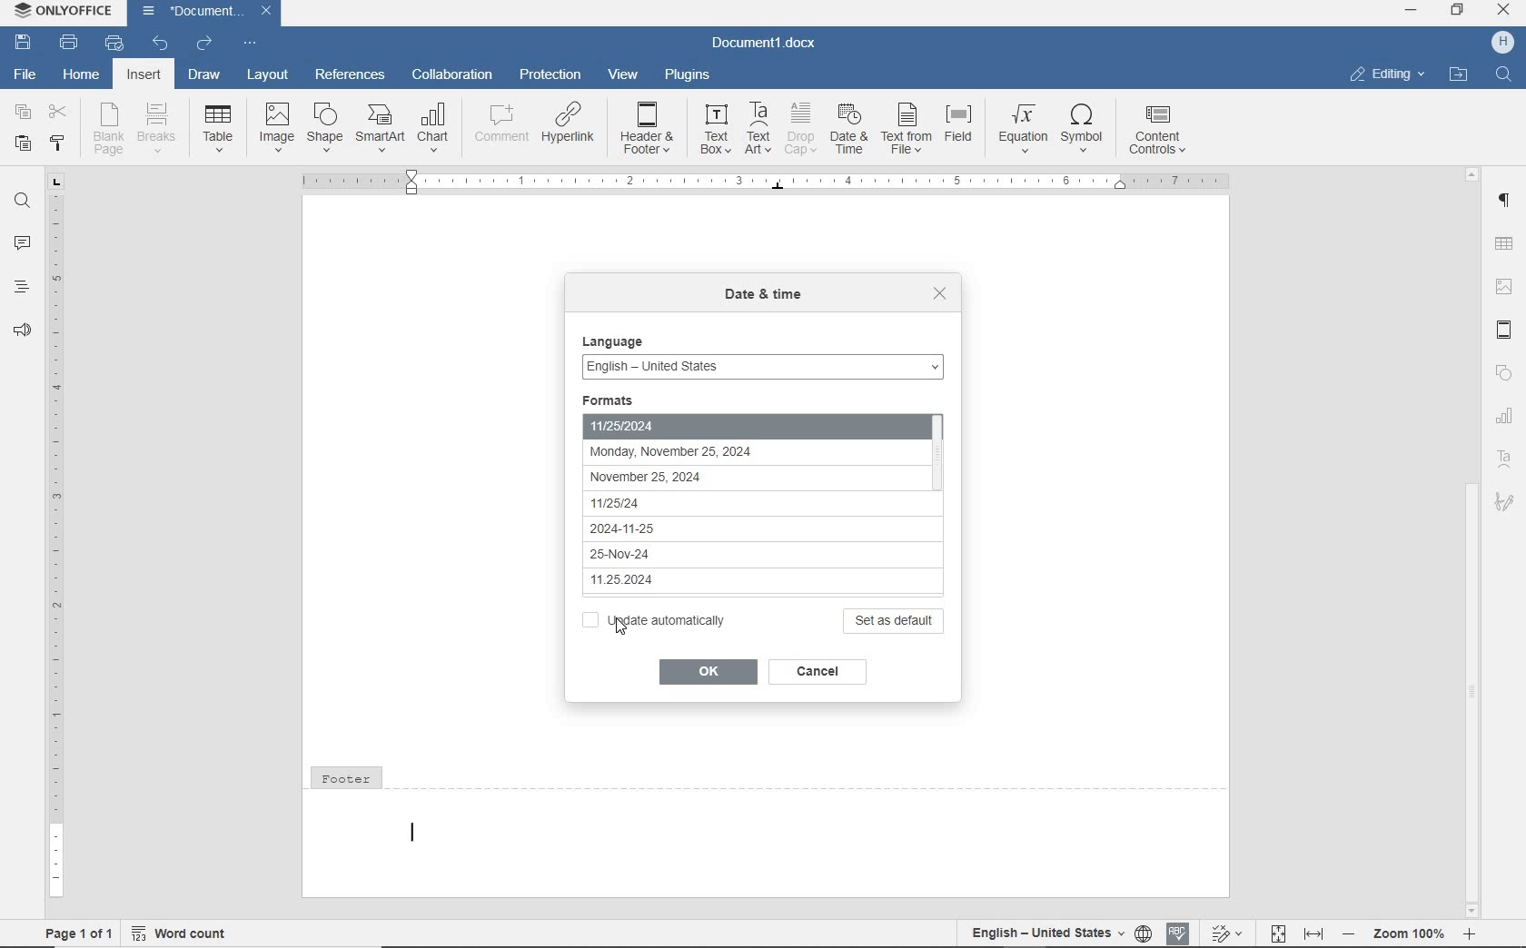 Image resolution: width=1526 pixels, height=948 pixels. What do you see at coordinates (1471, 934) in the screenshot?
I see `zoom in` at bounding box center [1471, 934].